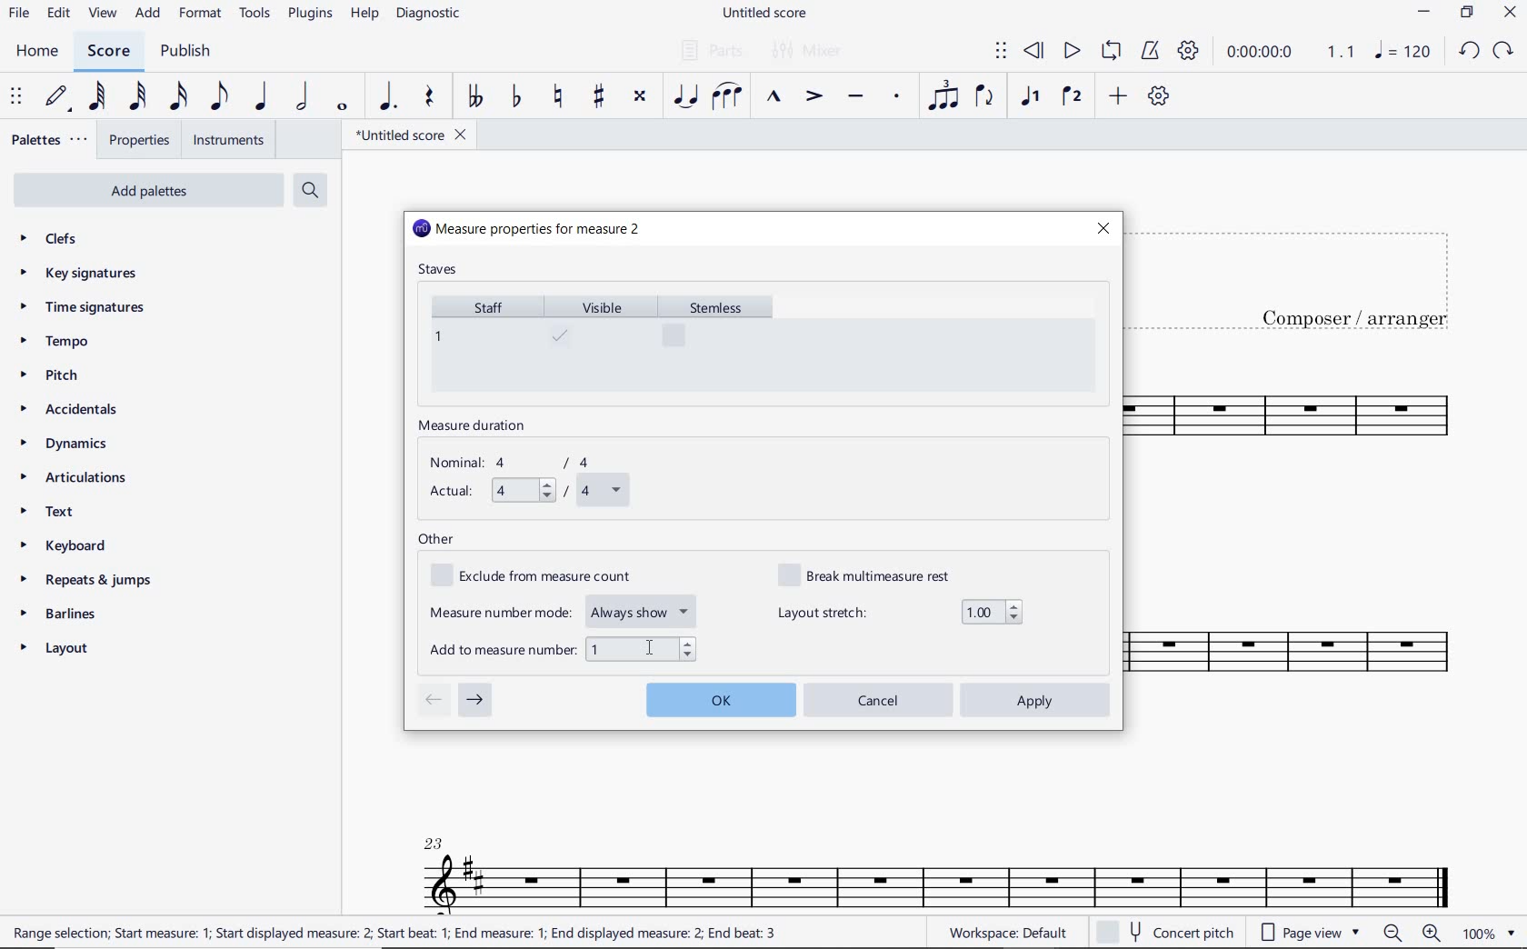 The image size is (1527, 949). I want to click on STACCATO, so click(896, 97).